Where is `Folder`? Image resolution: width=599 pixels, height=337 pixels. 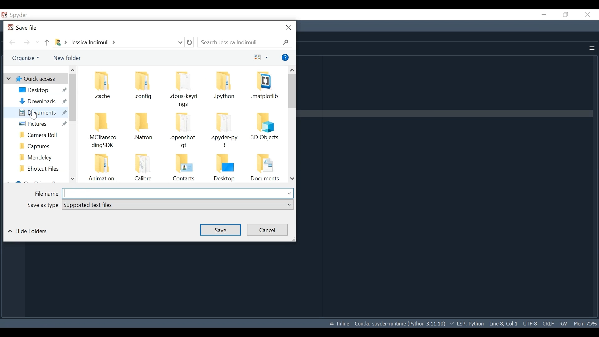
Folder is located at coordinates (184, 130).